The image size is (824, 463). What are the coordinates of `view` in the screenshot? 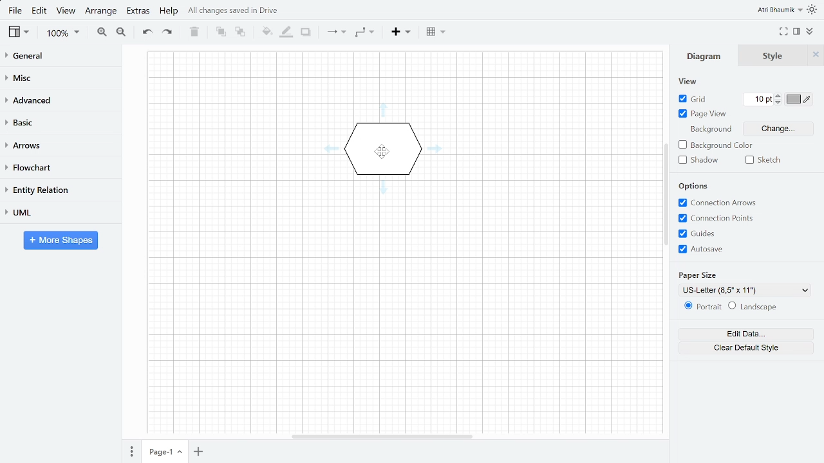 It's located at (19, 33).